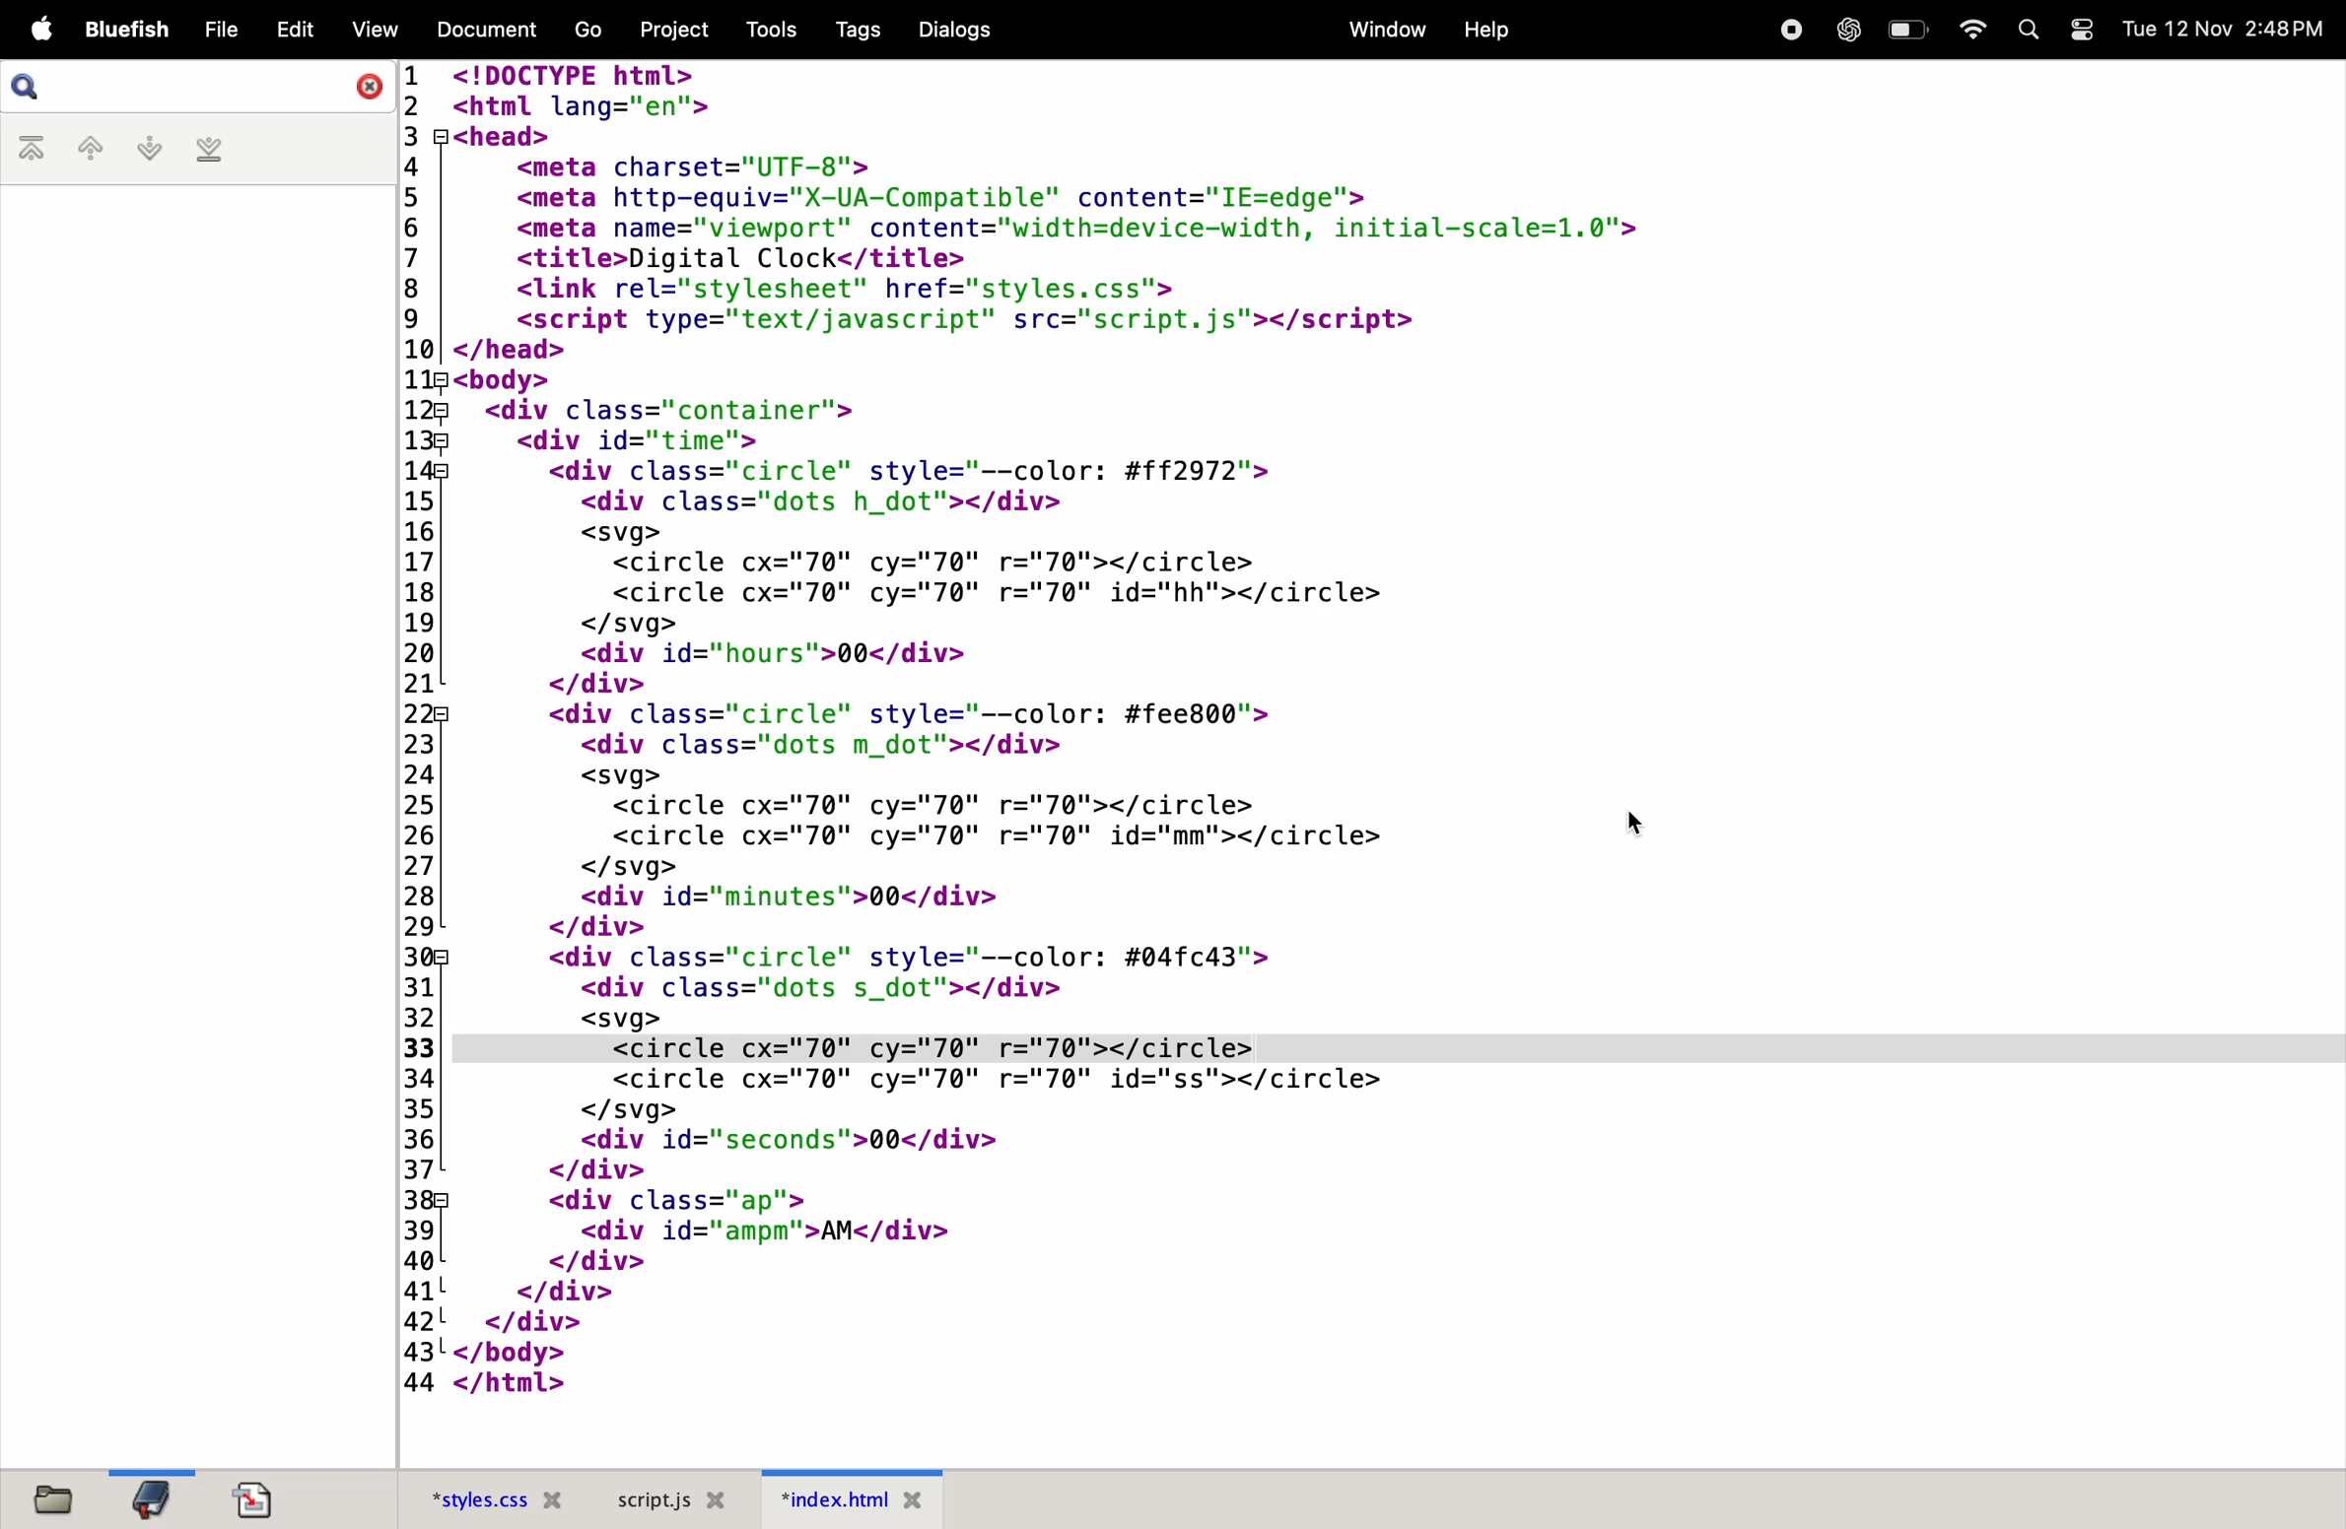  Describe the element at coordinates (1358, 733) in the screenshot. I see `<!DOCTYPE html><html lang="en"><head><meta charset="UTF-8"><meta http-equiv="X-UA-Compatible" content="IE=edge"><meta name="viewport" content="width=device-width, initial-scale=1.0"><title>Digital Clock</title><link rel="stylesheet" href="styles.css"><script type="text/javascript" src="script.js"></script></head><body><div class="container"><div id="time"><div class="circle" style="--color: #ff2972"><div class="dots h_dot"></div><svg><circle cx="70" cy="70" r="70"></circle><circle cx="70" cy="70" r="70" id="hh"></circle></svg><div id="hours">00</div></div><div class="circle" style="--color: #fee800"><div class="dots m_dot"></div><svg><circle cx="70" cy="70" r="70"></circle><circle cx="70" cy="70" r="70" id="mm"></circle></svg><div id="minutes">00</div></div><div class="circle" style="--color: #04fc43"><div class="dots s_dot"></div><svg><circle cx="70" cy="70" r="70"></circle><circle cx="70" cy="70" r="70" id="ss"></circle></svg><div id="seconds">00</div></div><div class="ap"><div id="ampm">AM</div></div></div></div></body></html>` at that location.